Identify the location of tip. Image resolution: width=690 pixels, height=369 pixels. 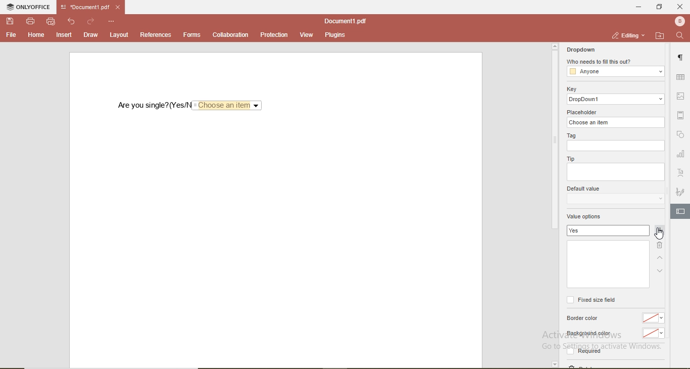
(570, 158).